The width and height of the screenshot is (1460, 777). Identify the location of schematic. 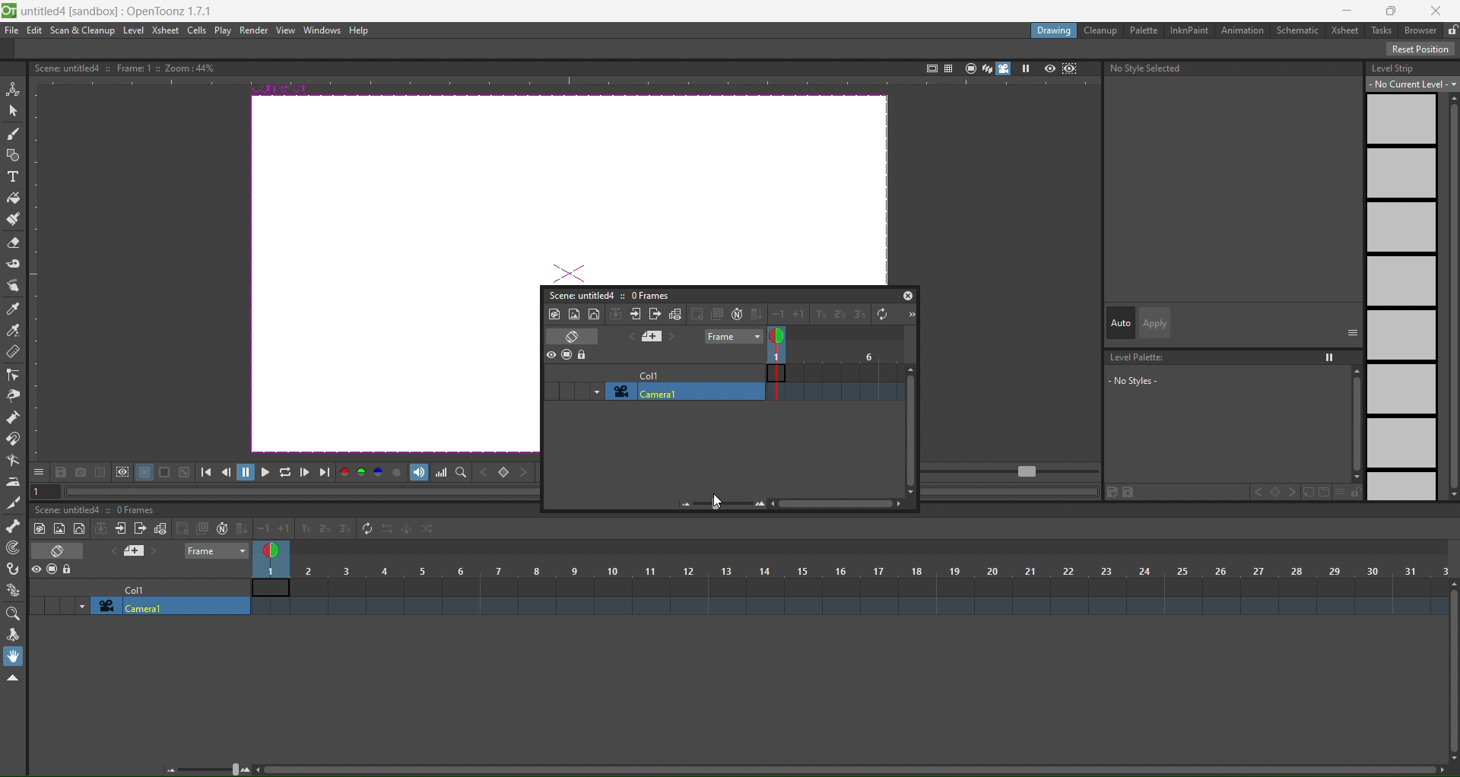
(1301, 31).